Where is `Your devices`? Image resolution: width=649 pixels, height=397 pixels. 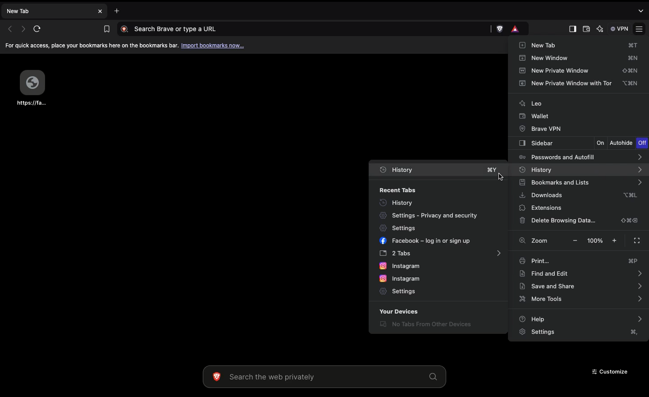
Your devices is located at coordinates (401, 311).